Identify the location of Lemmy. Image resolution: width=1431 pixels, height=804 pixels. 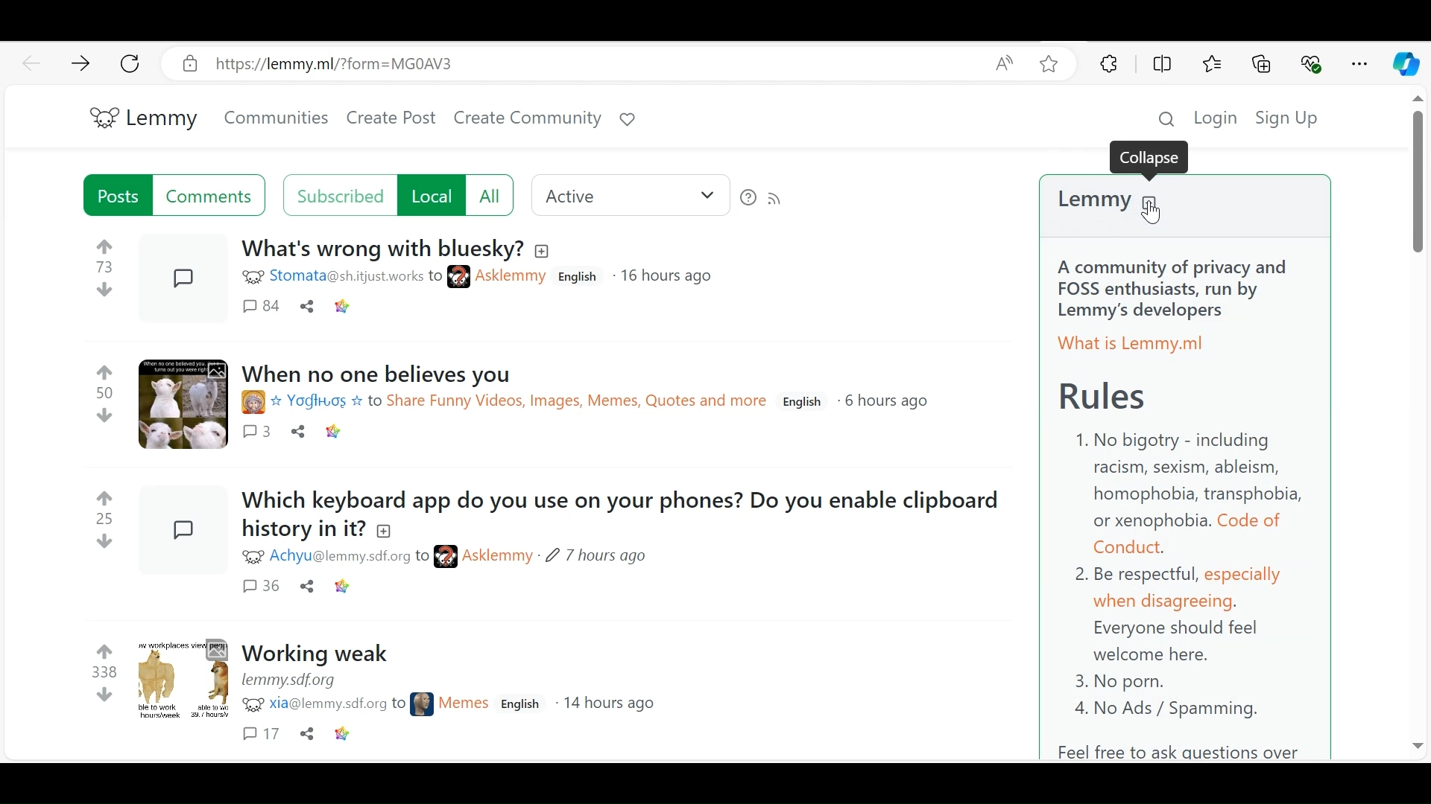
(1184, 201).